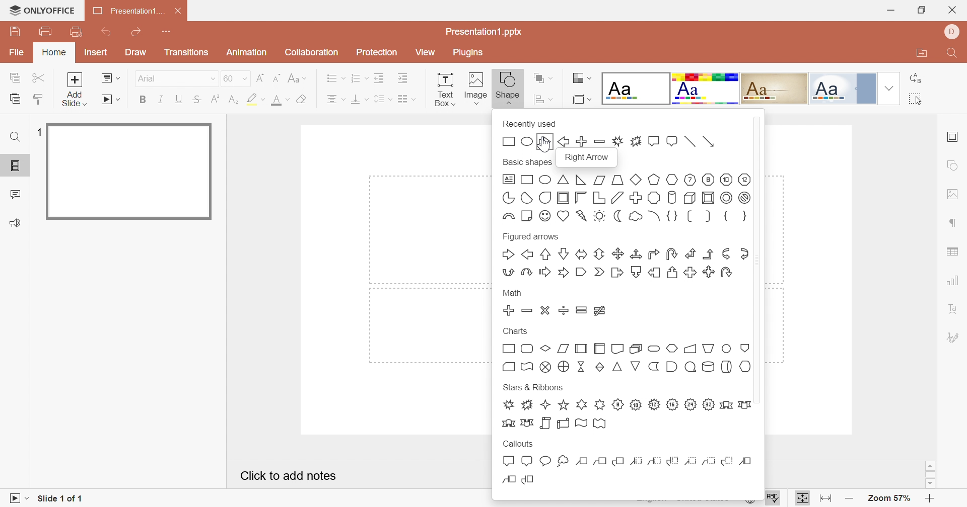 The width and height of the screenshot is (967, 507). I want to click on Slide 1 of 1, so click(58, 499).